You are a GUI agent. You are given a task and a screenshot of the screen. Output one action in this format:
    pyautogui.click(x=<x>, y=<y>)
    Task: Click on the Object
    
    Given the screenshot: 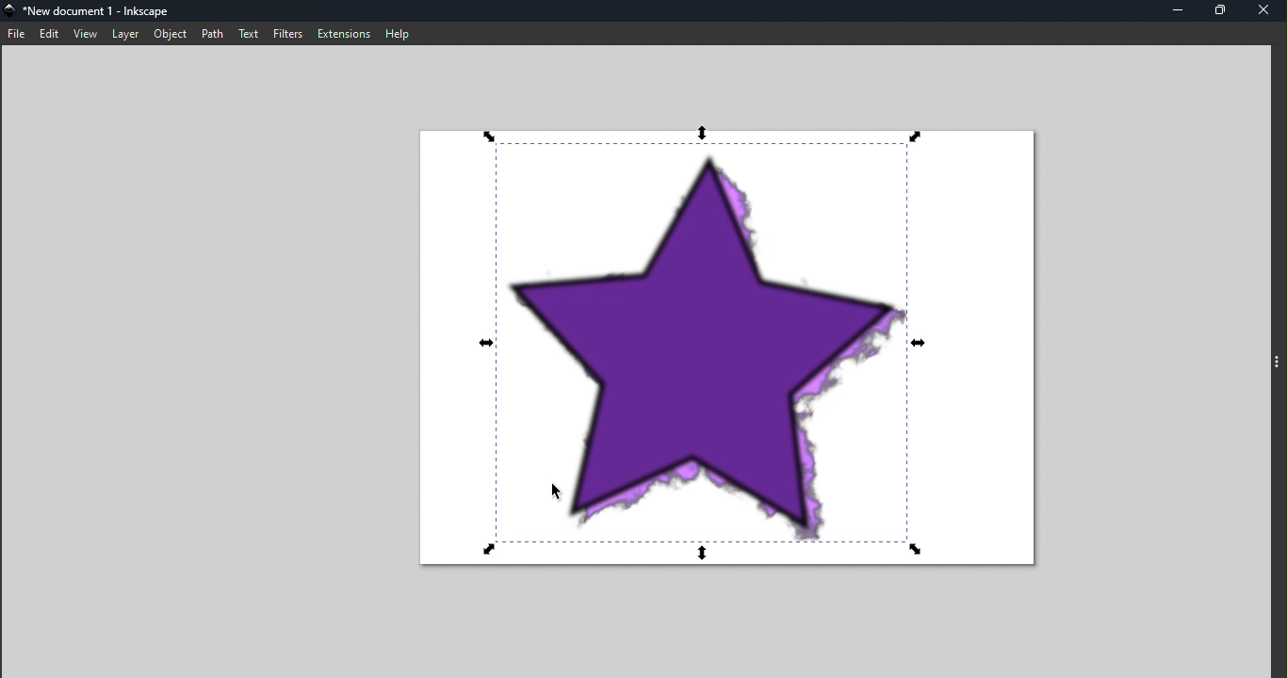 What is the action you would take?
    pyautogui.click(x=169, y=33)
    